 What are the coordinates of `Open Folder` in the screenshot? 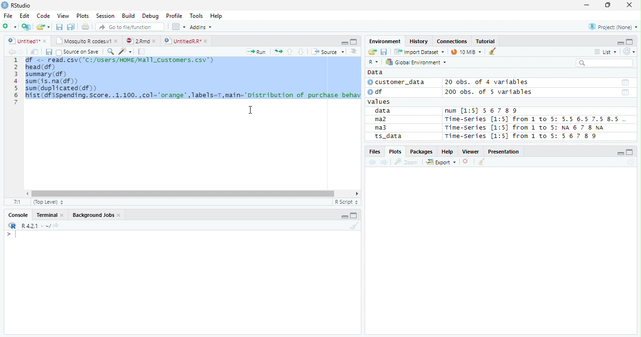 It's located at (44, 26).